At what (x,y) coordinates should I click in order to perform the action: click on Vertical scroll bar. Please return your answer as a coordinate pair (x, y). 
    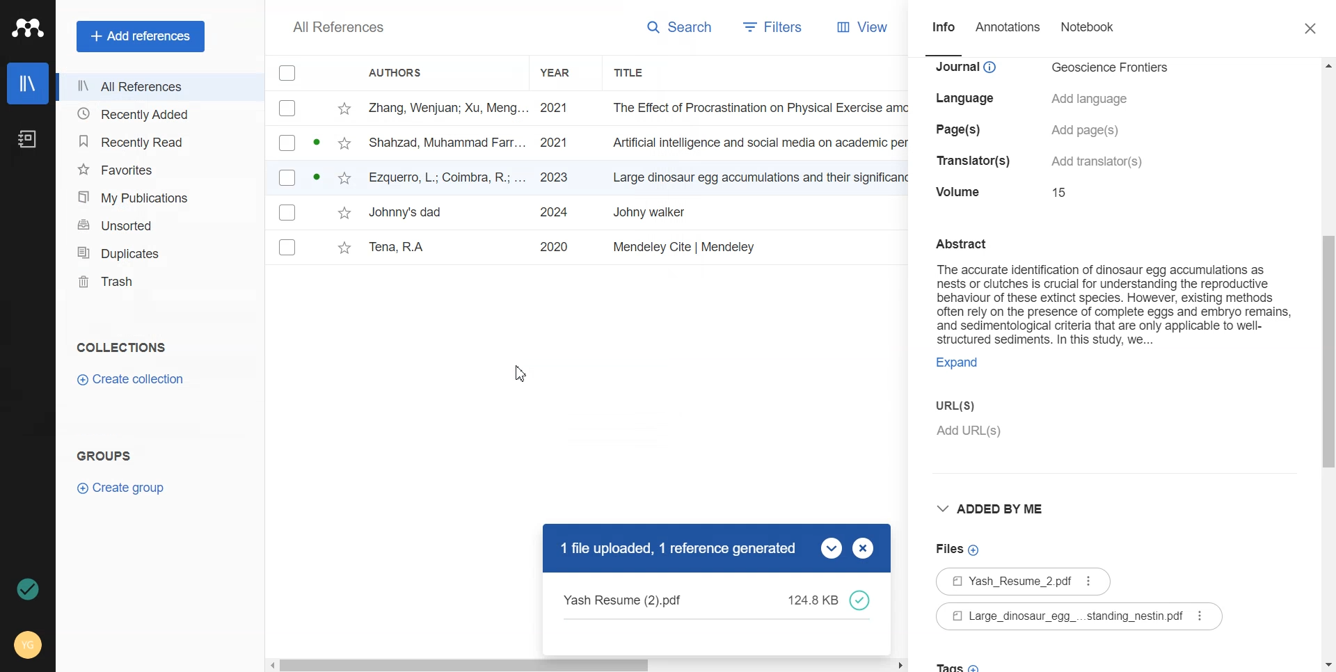
    Looking at the image, I should click on (1328, 363).